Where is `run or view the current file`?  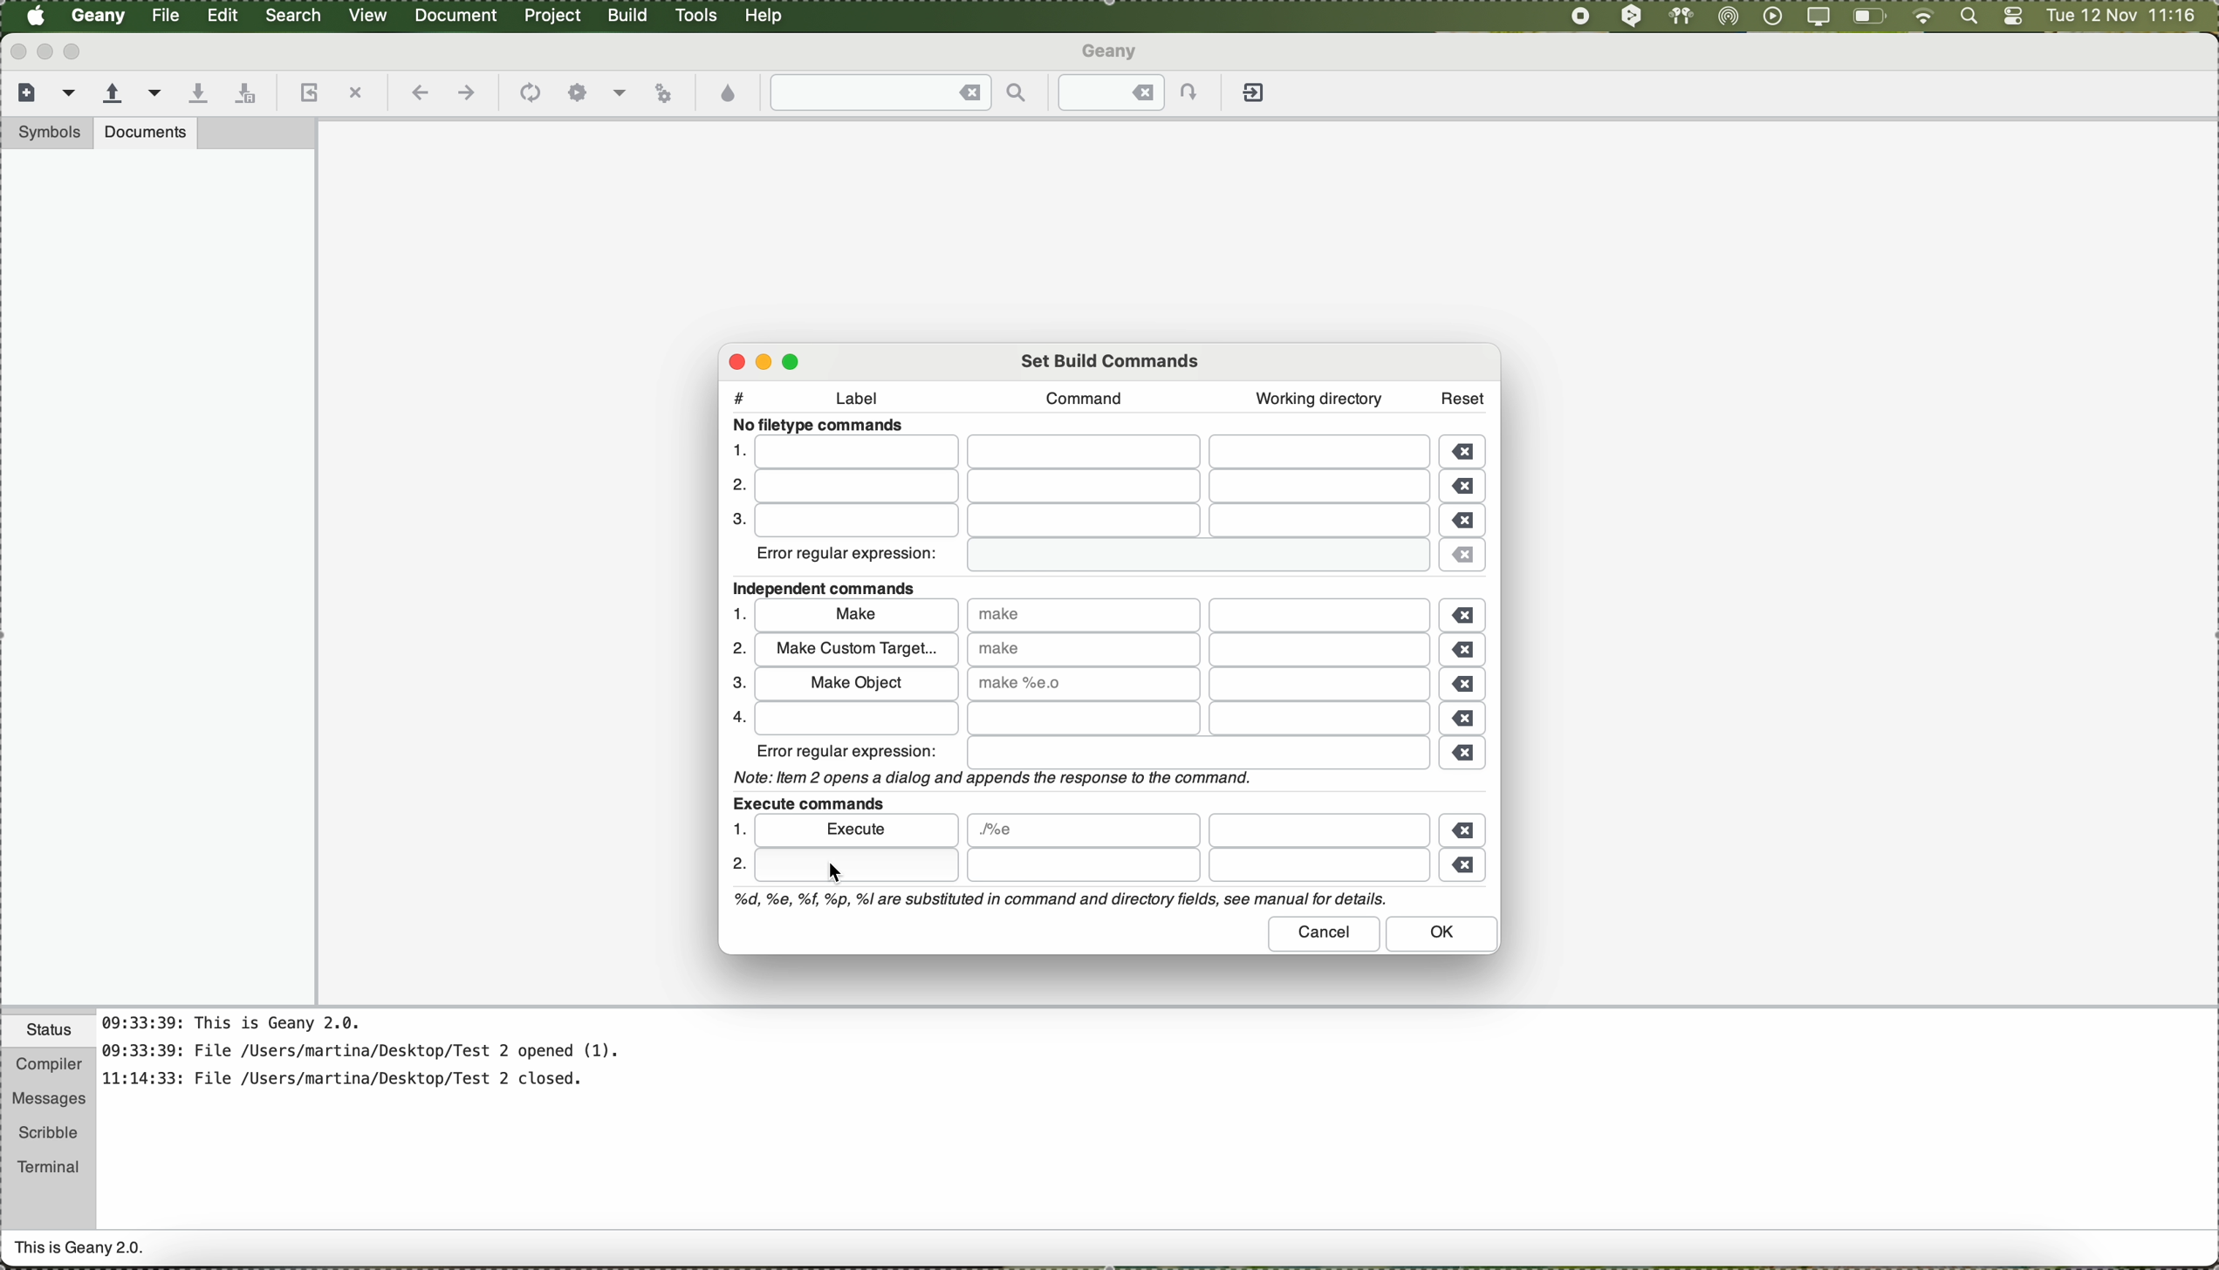
run or view the current file is located at coordinates (663, 91).